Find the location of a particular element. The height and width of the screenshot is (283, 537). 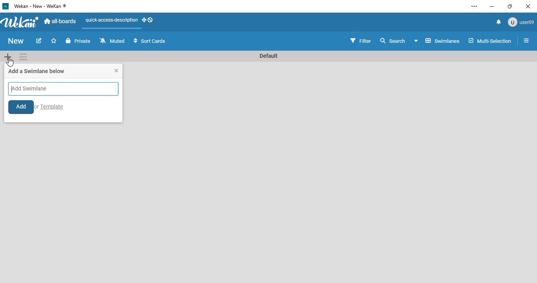

close is located at coordinates (528, 6).